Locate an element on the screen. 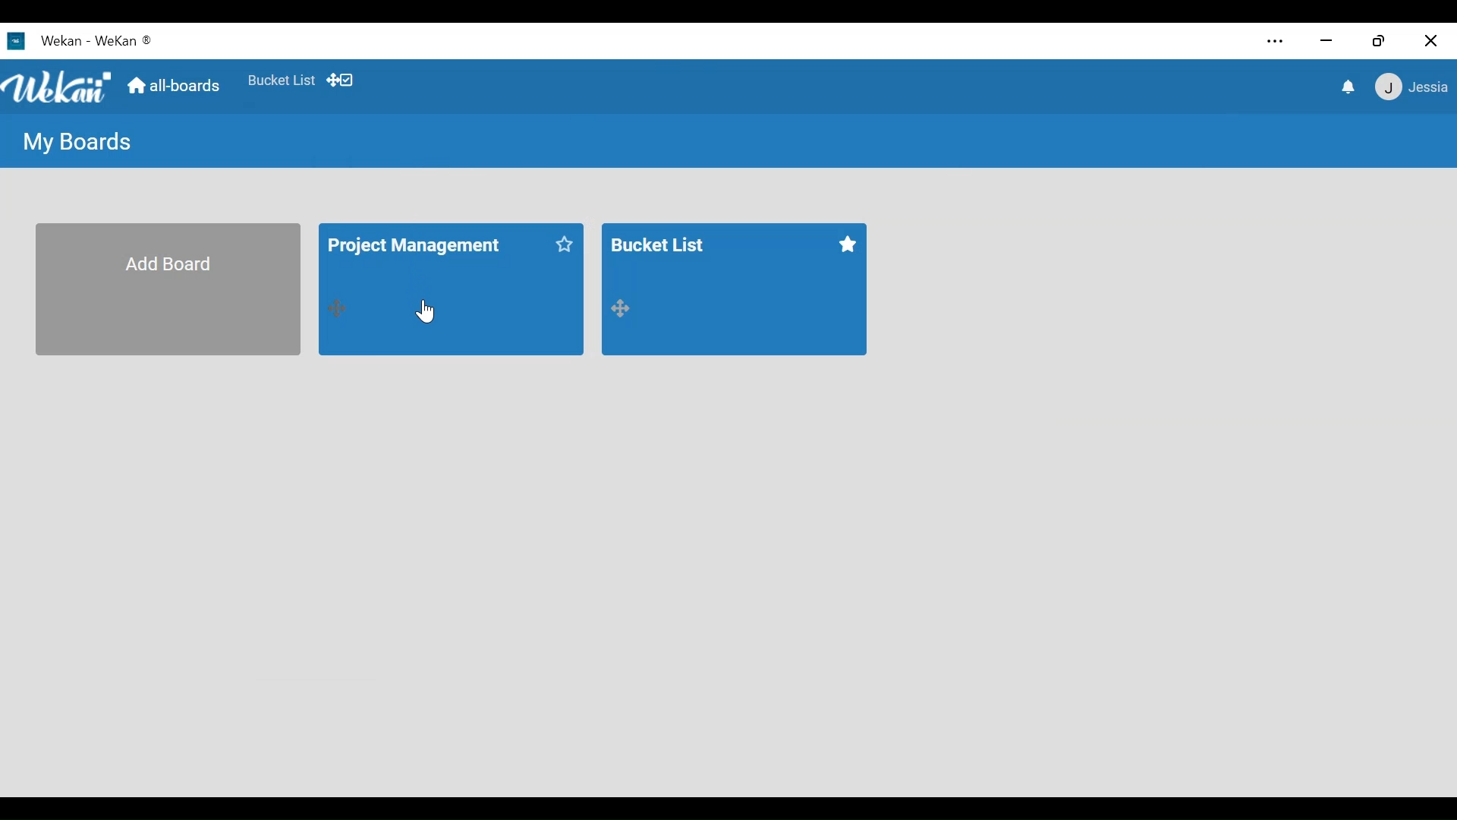 This screenshot has height=820, width=1457. star is located at coordinates (848, 245).